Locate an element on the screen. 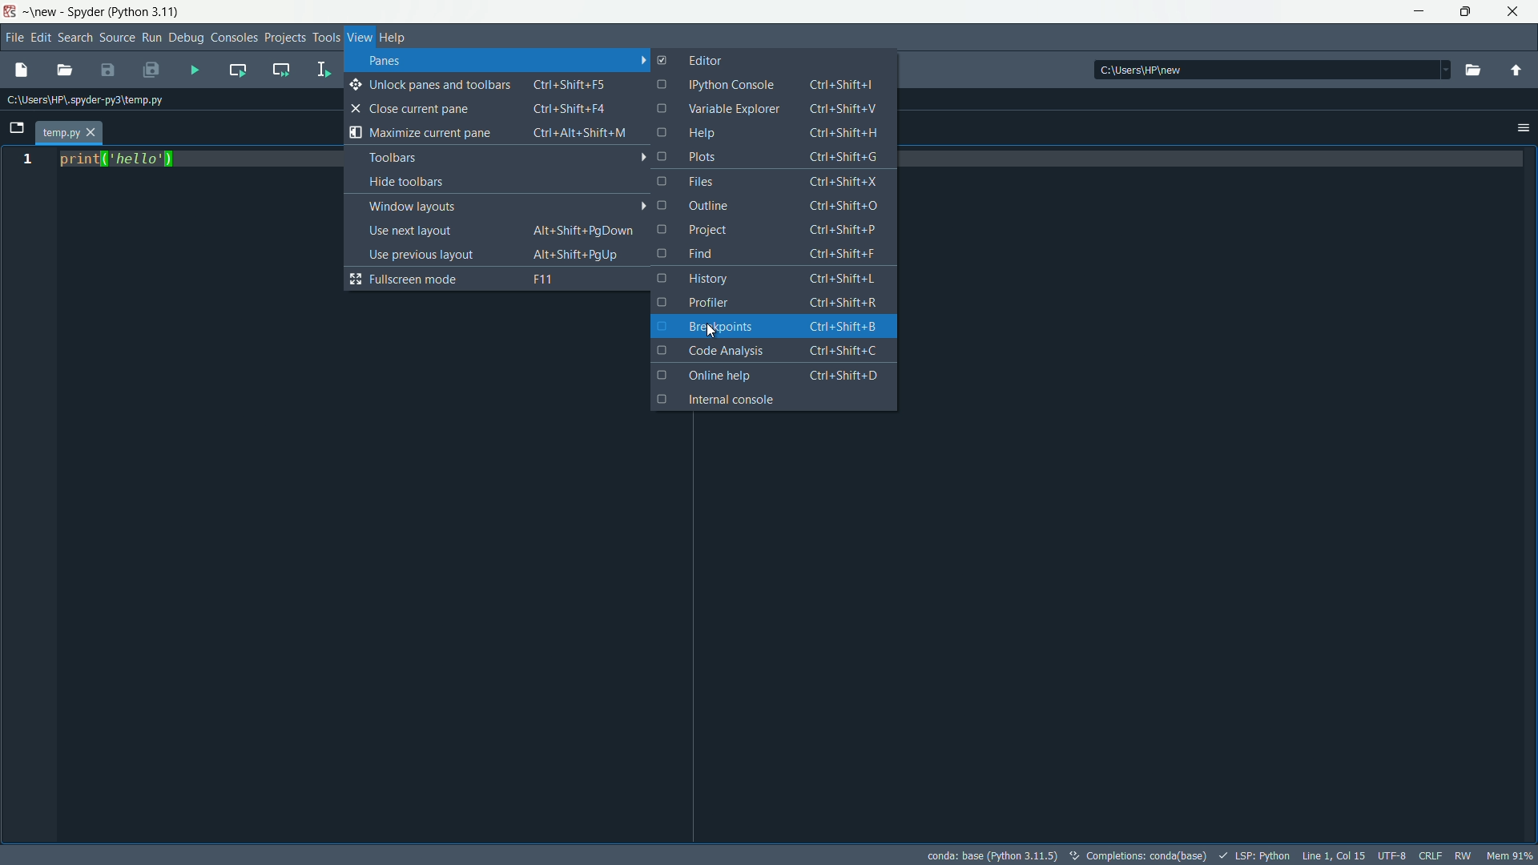  file eol status is located at coordinates (1431, 854).